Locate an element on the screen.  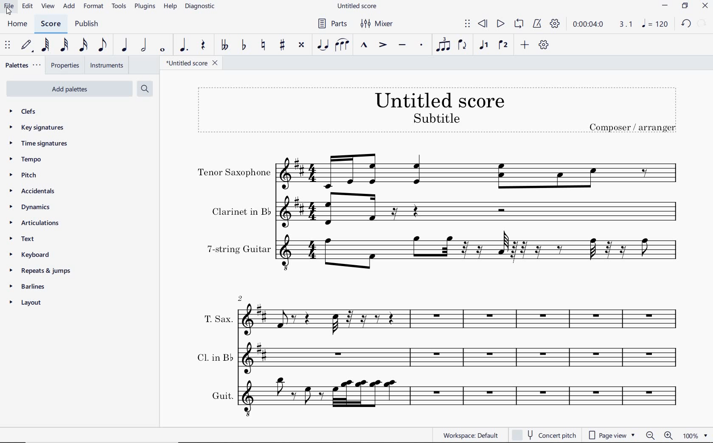
SLUR is located at coordinates (342, 44).